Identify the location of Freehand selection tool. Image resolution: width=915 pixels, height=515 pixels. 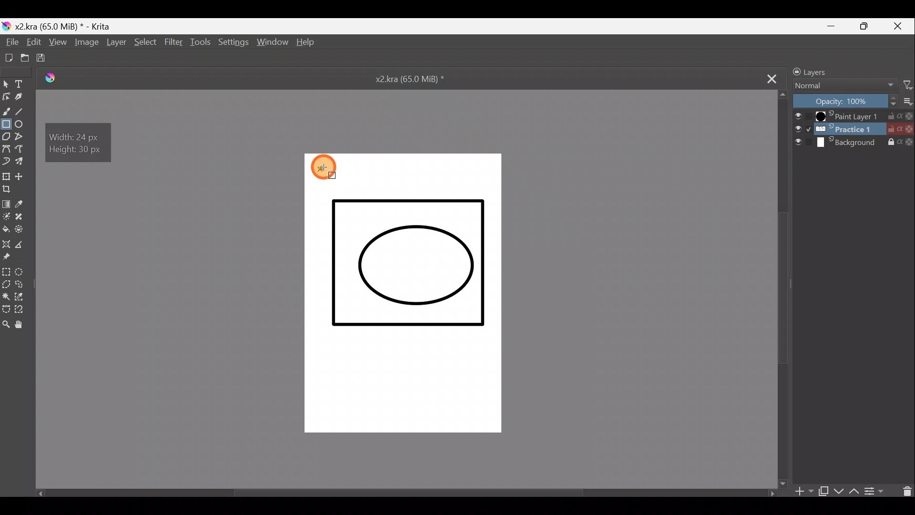
(21, 285).